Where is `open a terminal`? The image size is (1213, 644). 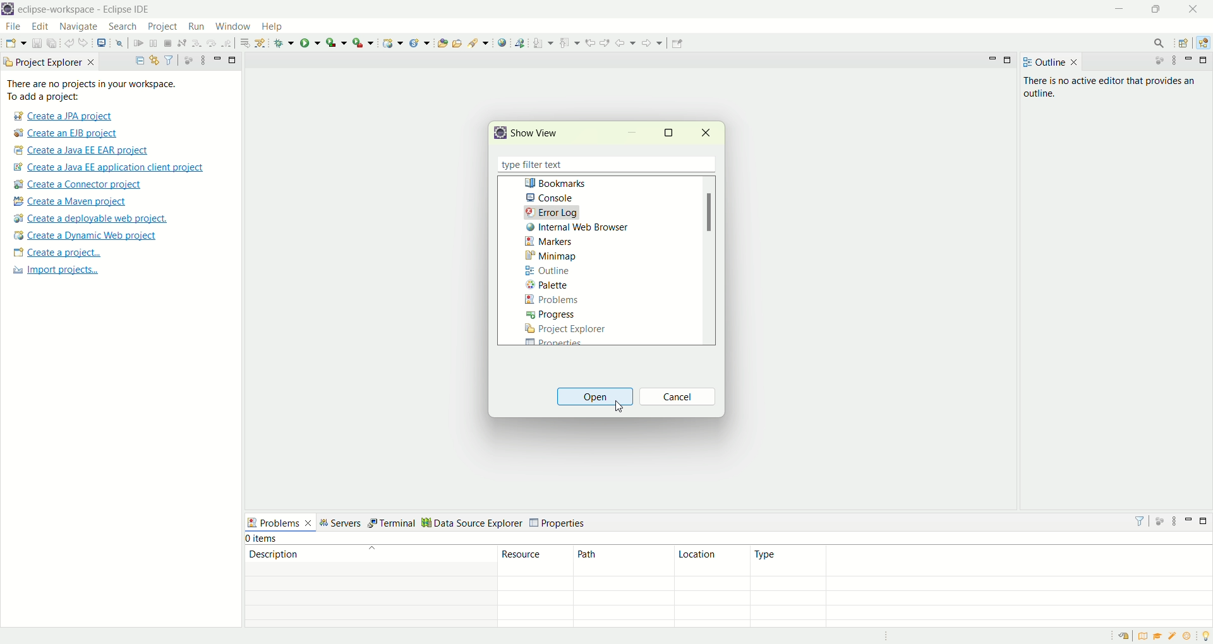 open a terminal is located at coordinates (101, 43).